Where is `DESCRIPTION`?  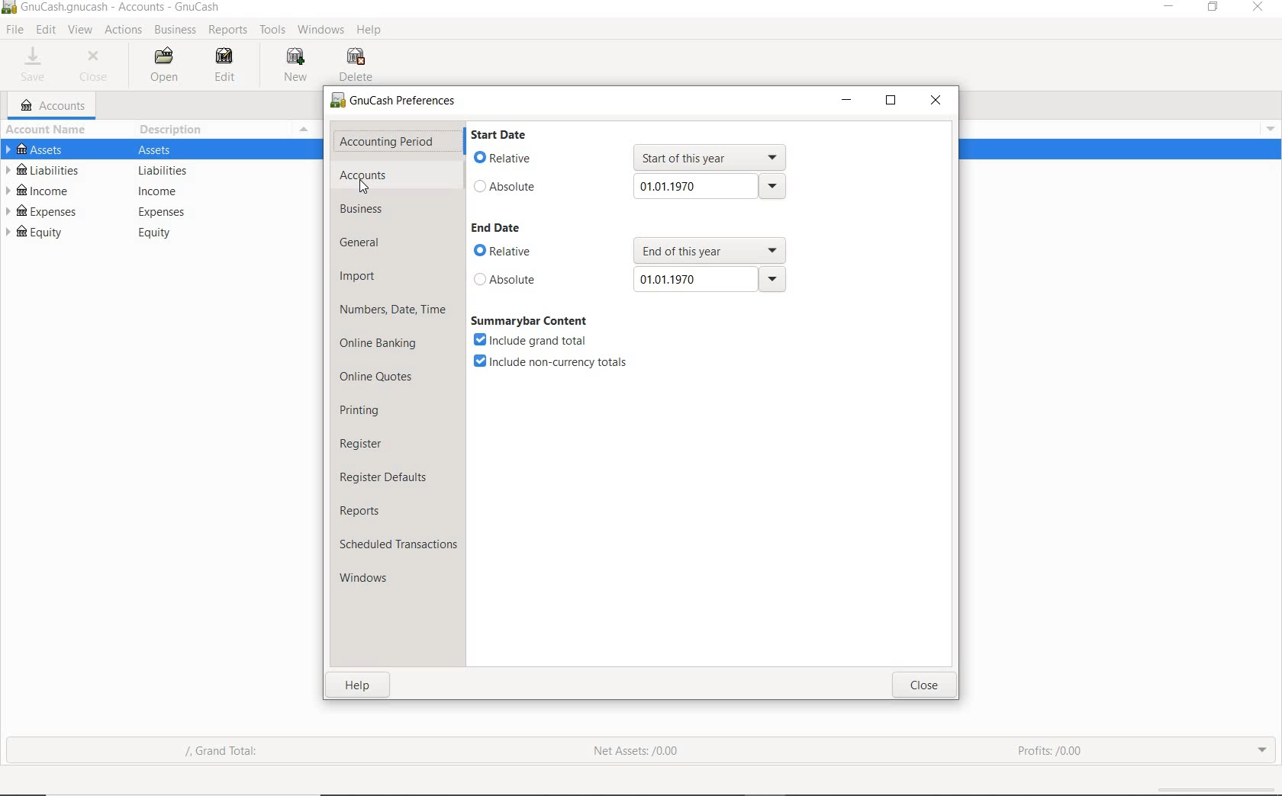
DESCRIPTION is located at coordinates (179, 131).